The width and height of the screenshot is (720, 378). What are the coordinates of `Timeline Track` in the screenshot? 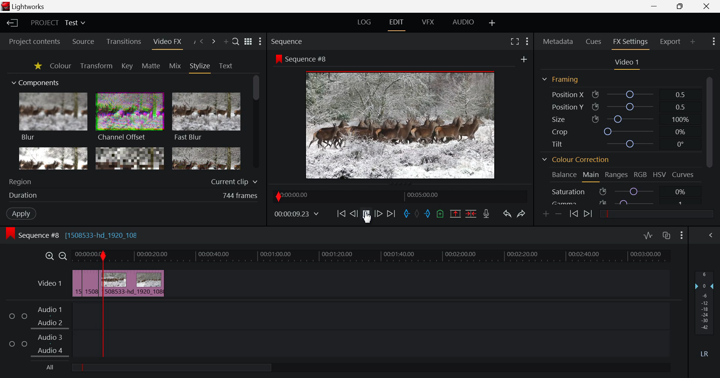 It's located at (373, 257).